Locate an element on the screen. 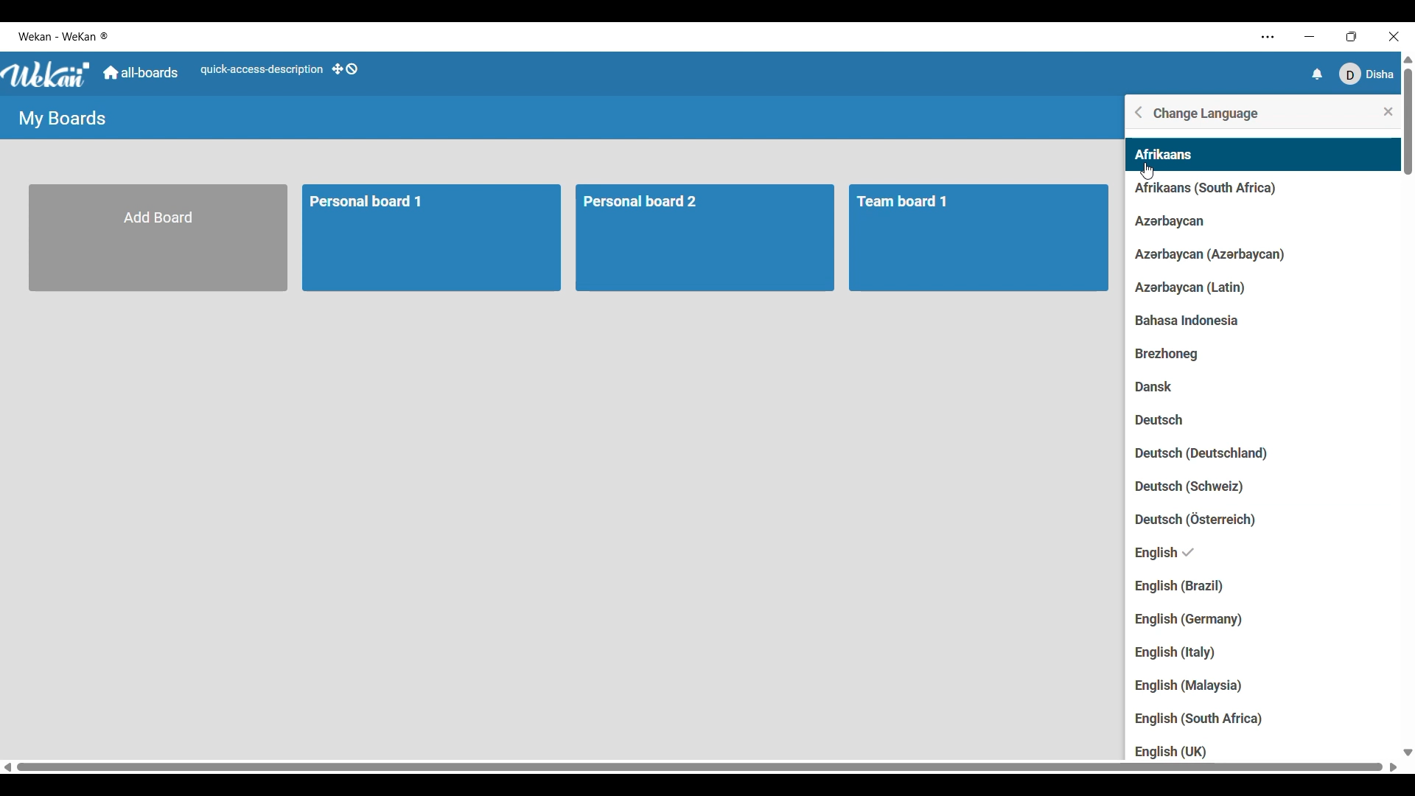 This screenshot has width=1415, height=796. Show desktop drag handles is located at coordinates (344, 69).